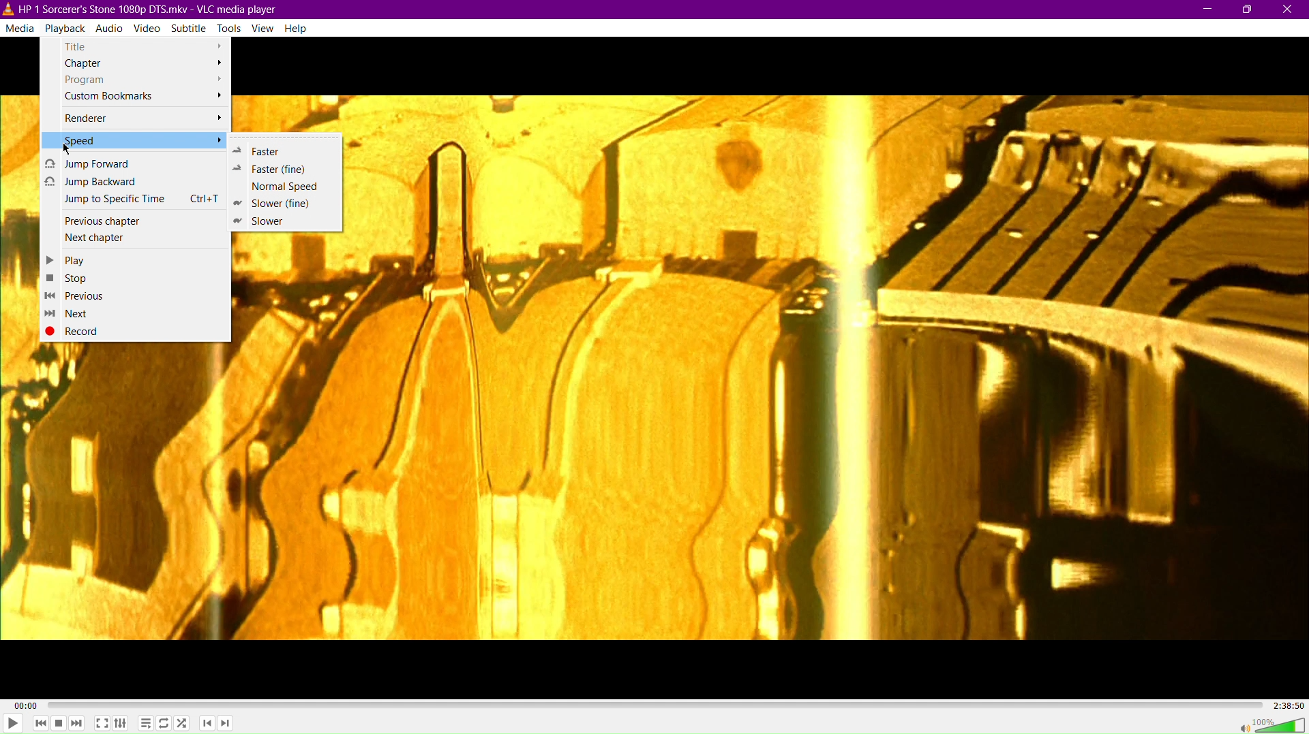  I want to click on Speed, so click(134, 140).